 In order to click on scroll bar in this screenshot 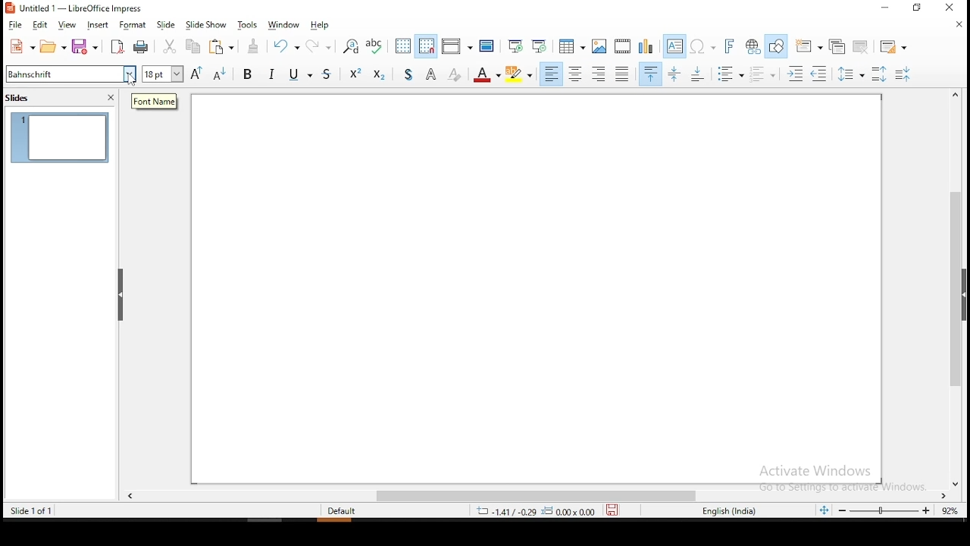, I will do `click(961, 288)`.